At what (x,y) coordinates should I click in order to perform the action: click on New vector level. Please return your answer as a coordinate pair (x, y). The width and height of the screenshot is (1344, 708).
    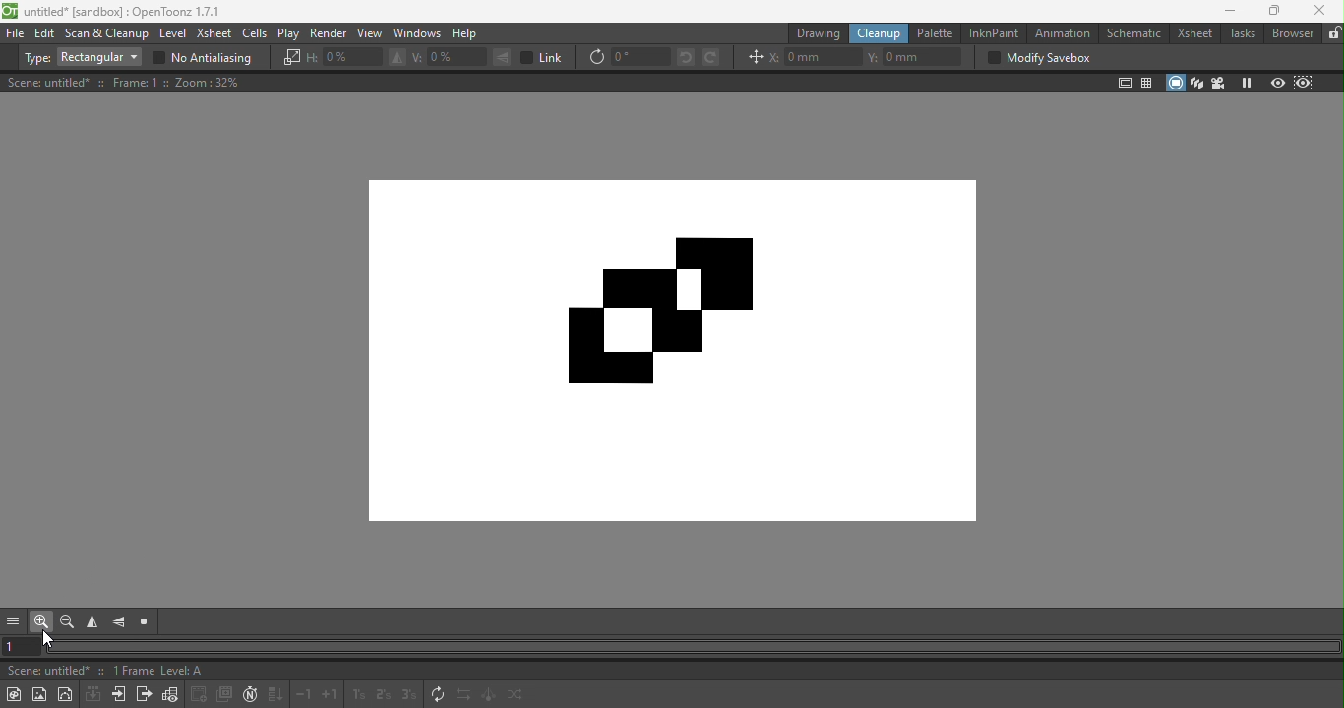
    Looking at the image, I should click on (67, 693).